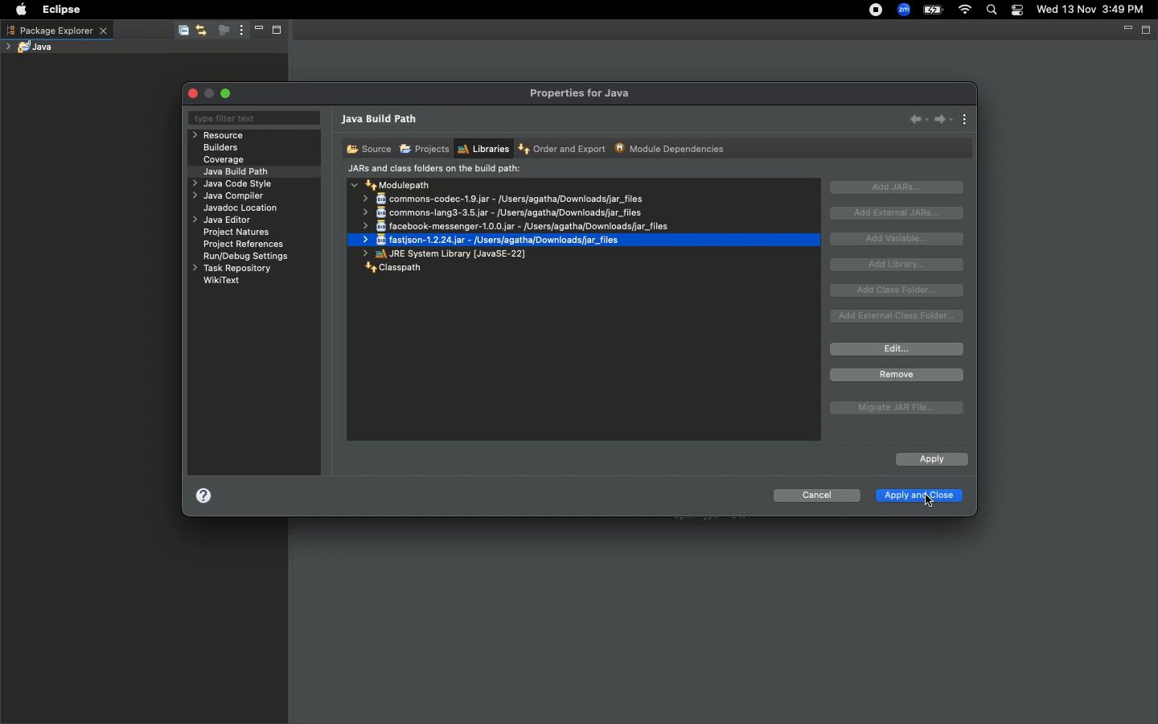 Image resolution: width=1158 pixels, height=724 pixels. I want to click on Package explorer, so click(56, 30).